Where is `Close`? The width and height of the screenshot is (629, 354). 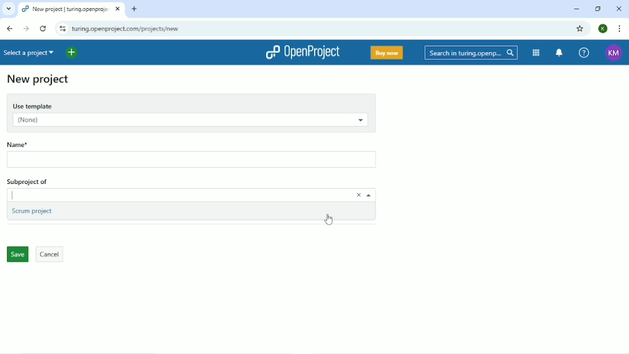 Close is located at coordinates (619, 8).